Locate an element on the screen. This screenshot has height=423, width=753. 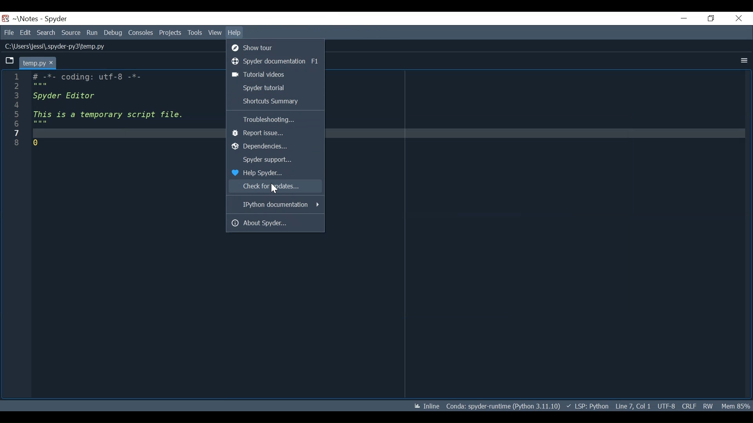
Source is located at coordinates (71, 33).